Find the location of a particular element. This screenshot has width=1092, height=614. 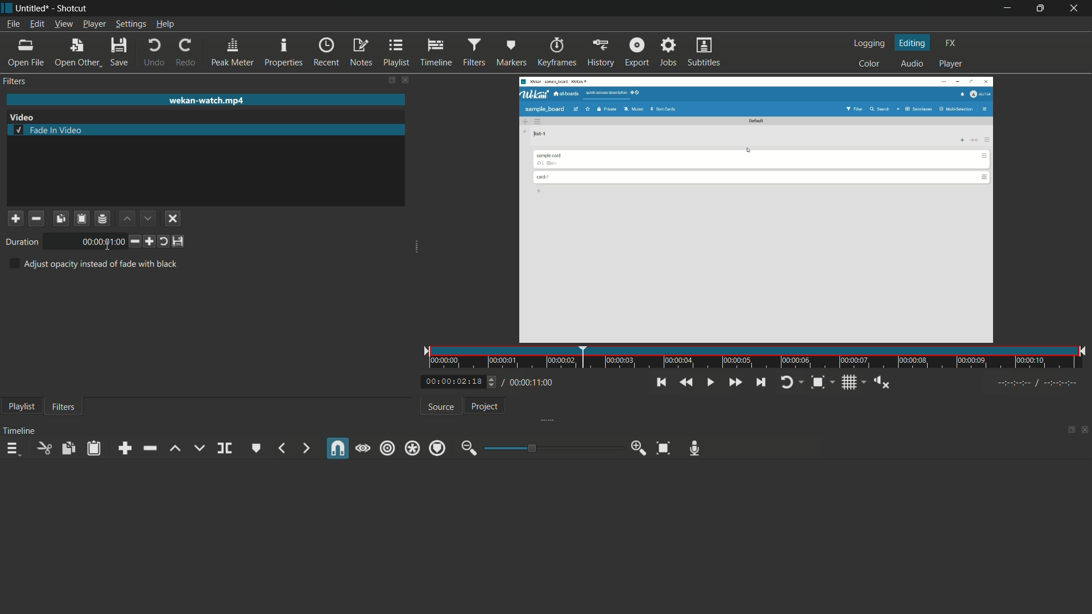

create or edit marker is located at coordinates (257, 449).